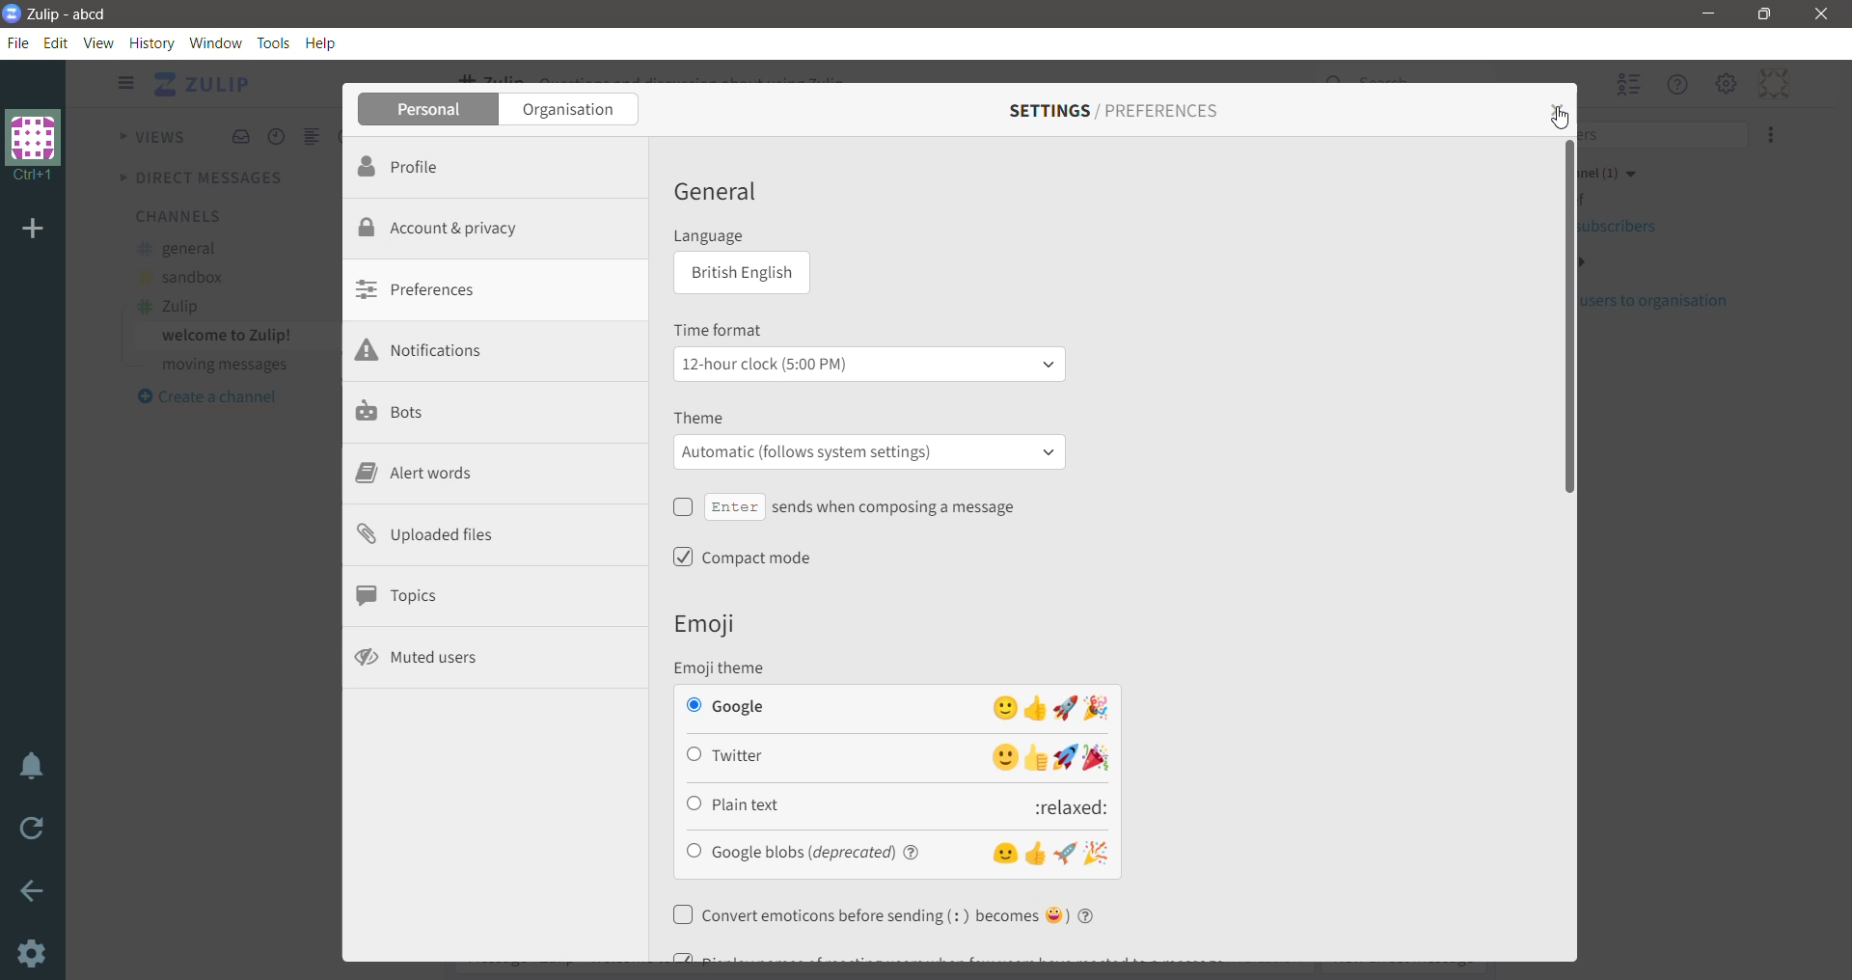 The width and height of the screenshot is (1852, 980). I want to click on Help Menu, so click(1676, 85).